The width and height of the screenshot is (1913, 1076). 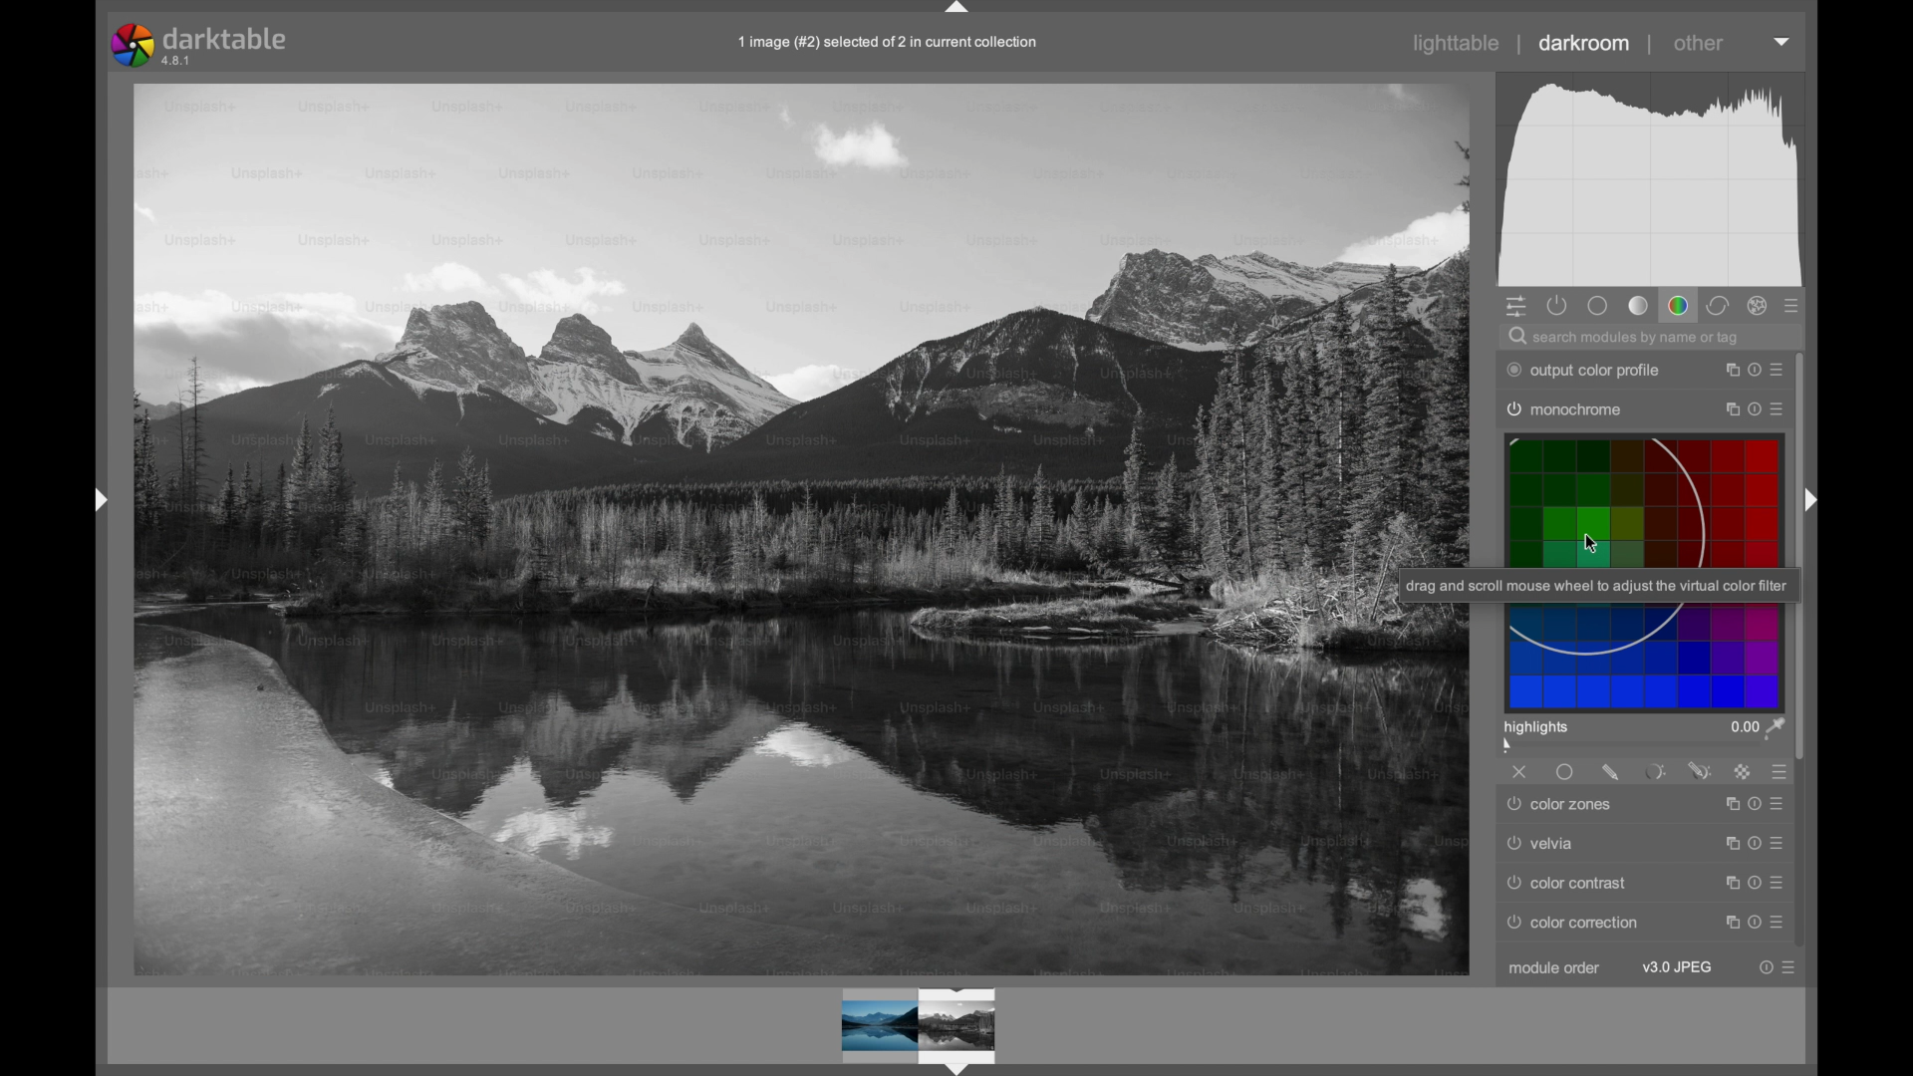 What do you see at coordinates (100, 496) in the screenshot?
I see `Drag handle` at bounding box center [100, 496].